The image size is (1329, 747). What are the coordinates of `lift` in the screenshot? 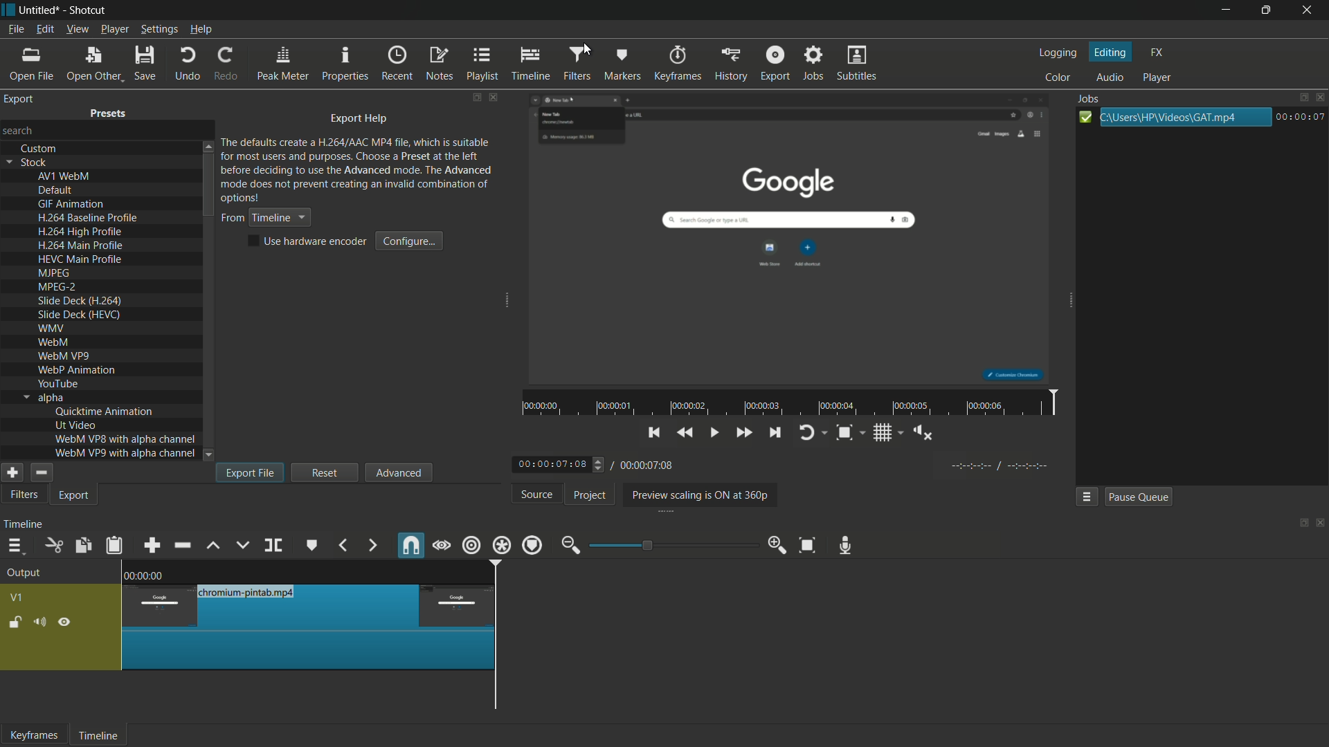 It's located at (215, 546).